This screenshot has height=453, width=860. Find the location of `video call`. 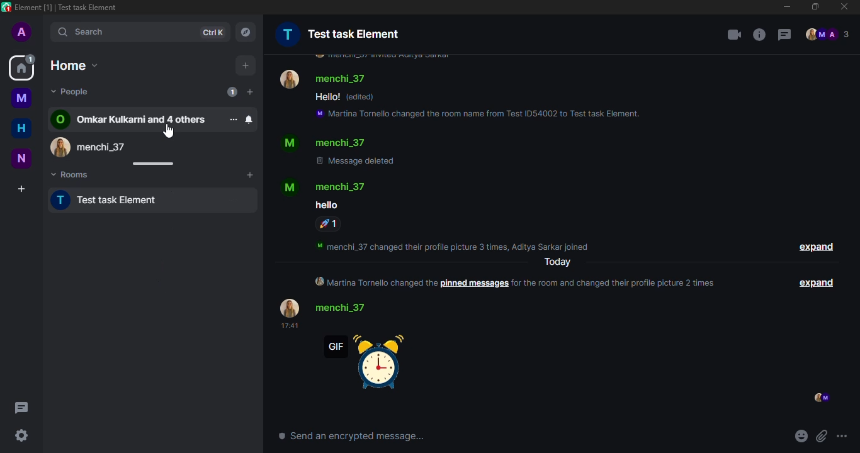

video call is located at coordinates (730, 33).